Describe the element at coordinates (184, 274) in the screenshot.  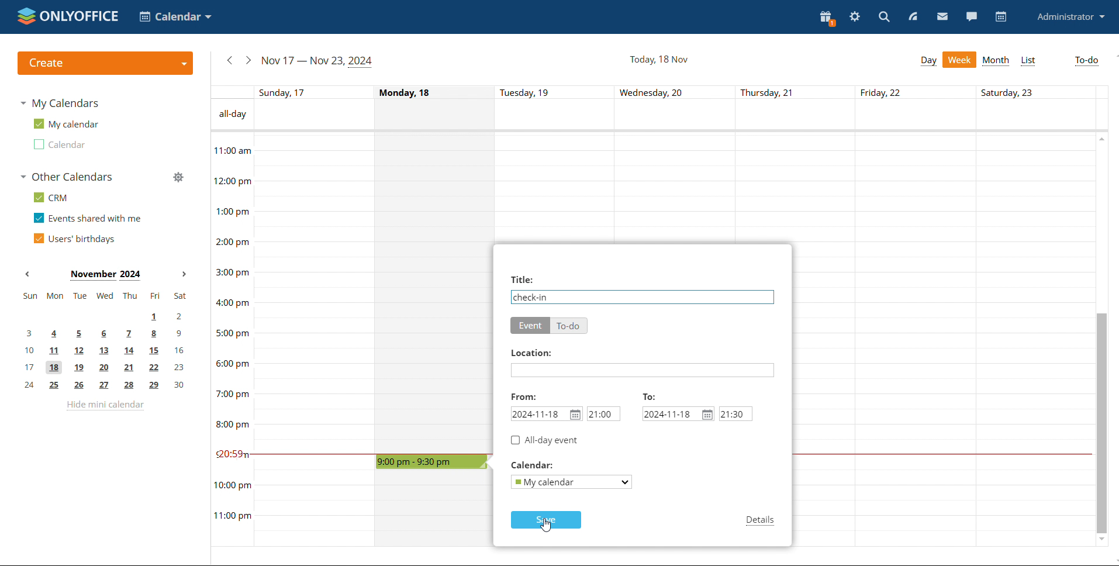
I see `next month` at that location.